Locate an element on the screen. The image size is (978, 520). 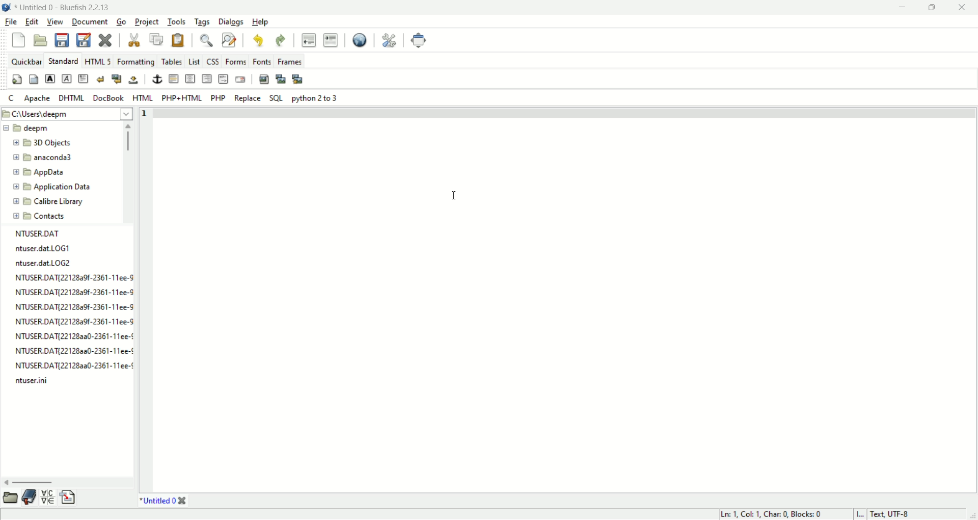
text, UTF-8 is located at coordinates (891, 514).